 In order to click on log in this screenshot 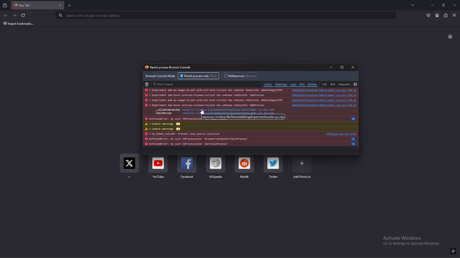, I will do `click(213, 95)`.